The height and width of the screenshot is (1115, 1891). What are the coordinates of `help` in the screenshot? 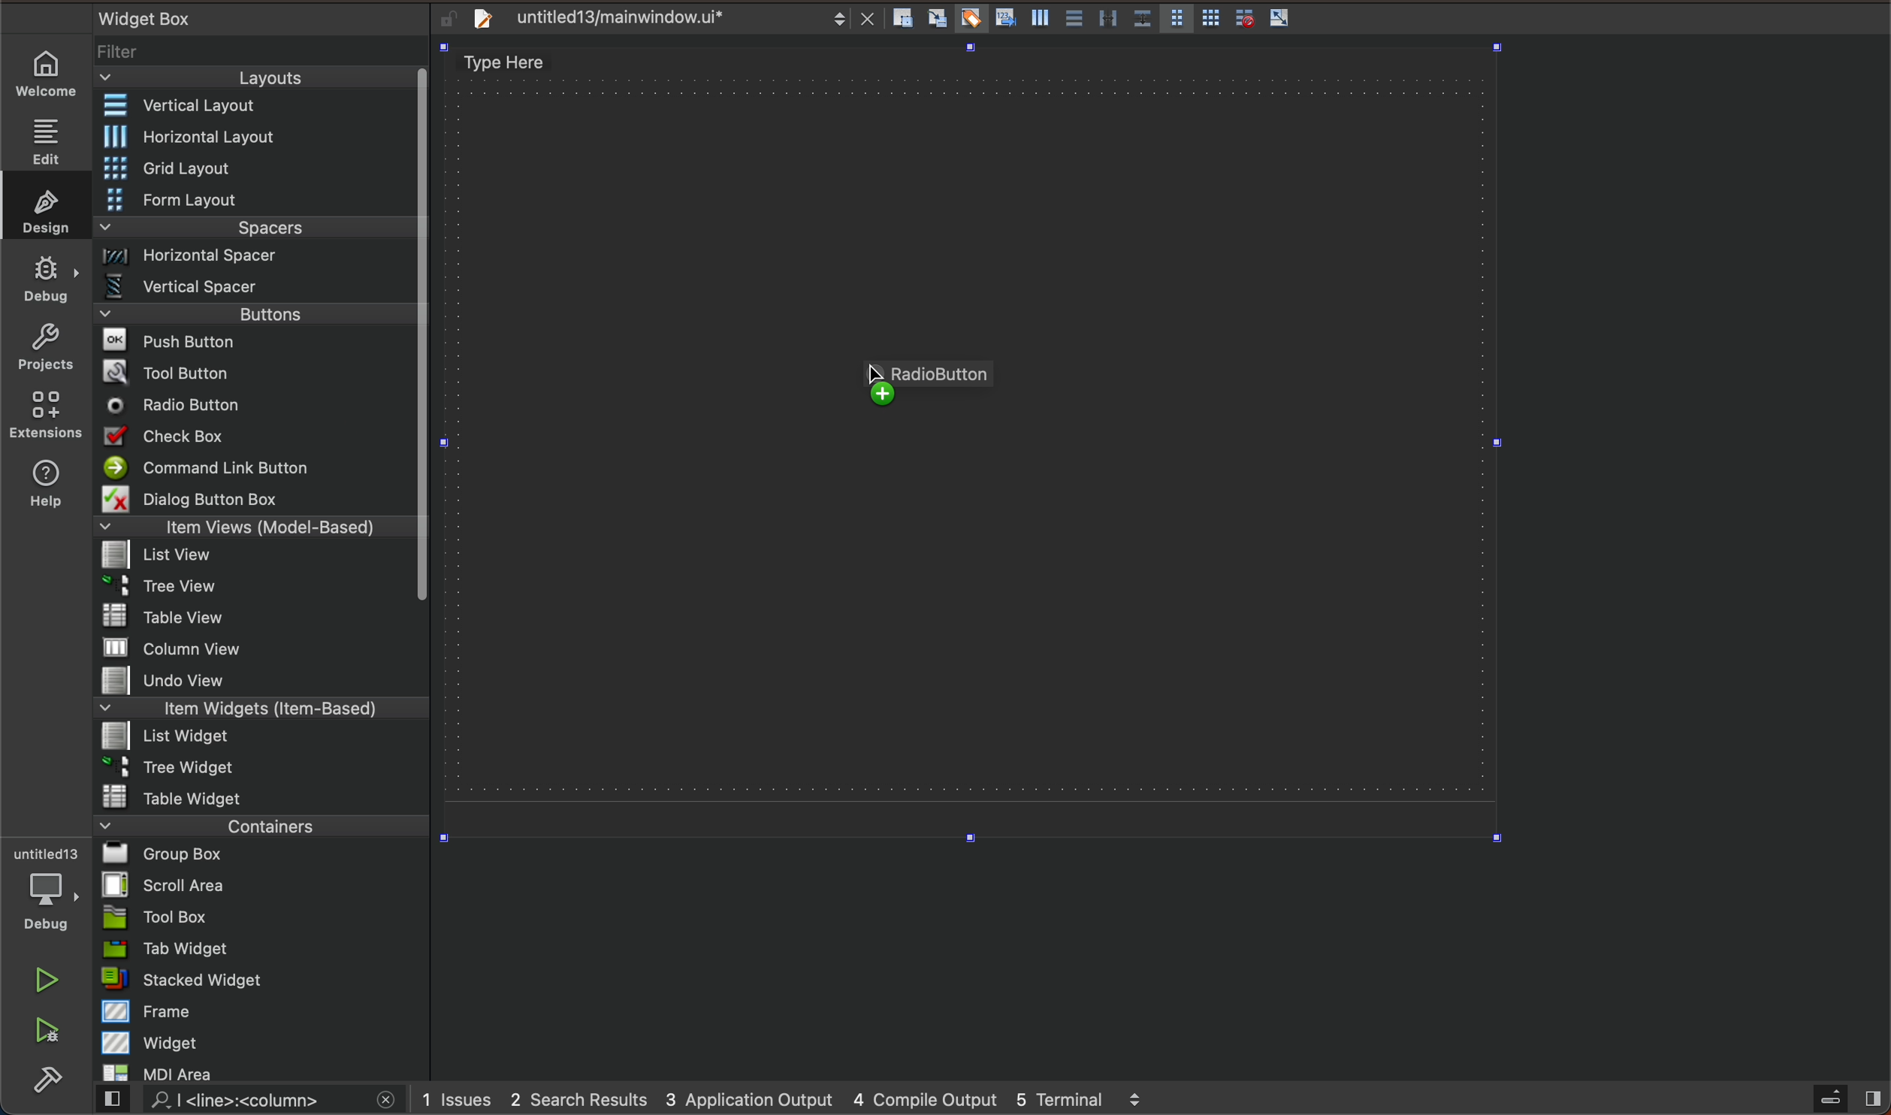 It's located at (43, 487).